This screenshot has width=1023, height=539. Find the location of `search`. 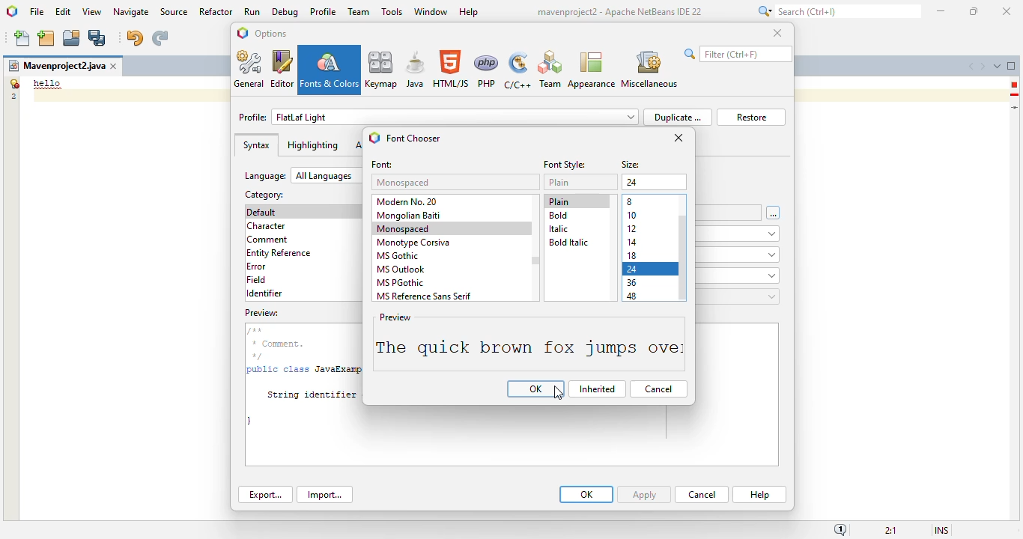

search is located at coordinates (738, 54).